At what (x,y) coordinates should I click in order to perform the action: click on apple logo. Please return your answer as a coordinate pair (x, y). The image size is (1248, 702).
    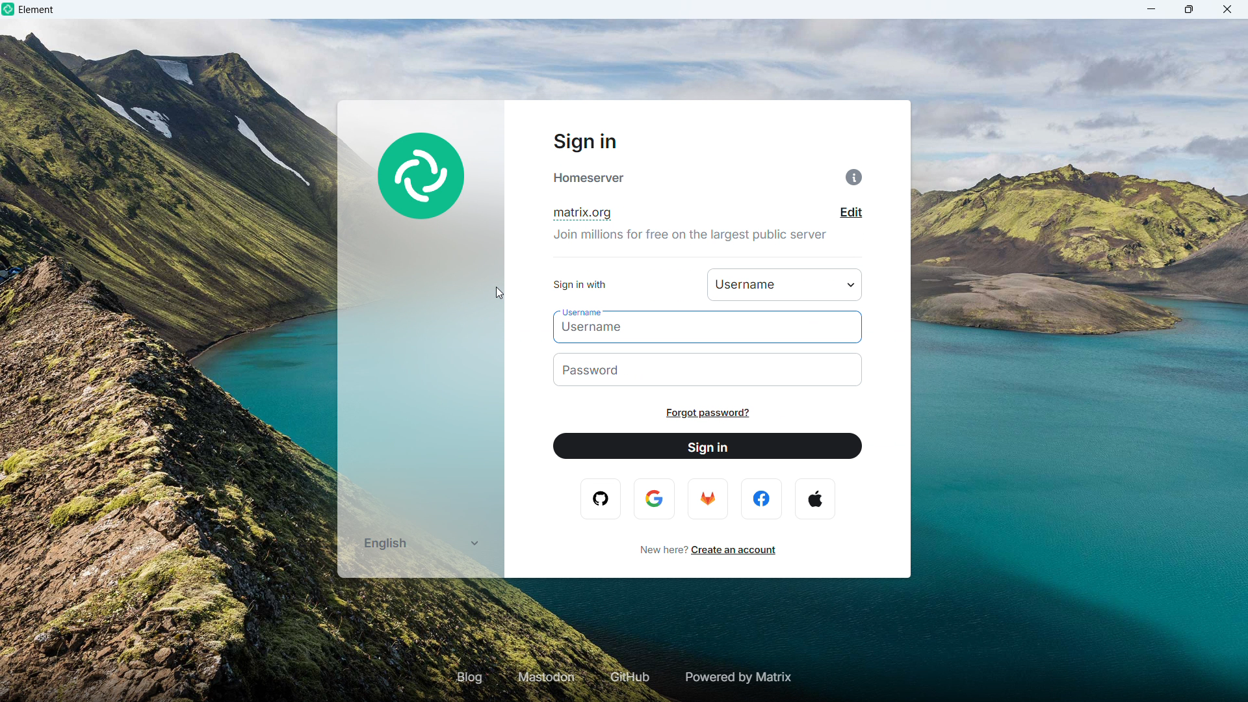
    Looking at the image, I should click on (814, 499).